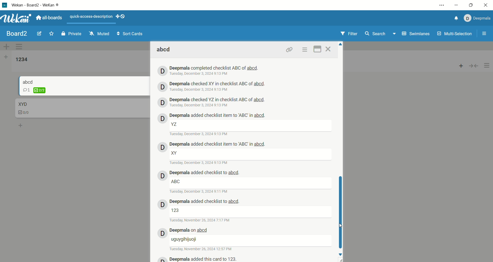 The height and width of the screenshot is (262, 493). What do you see at coordinates (163, 70) in the screenshot?
I see `avatar` at bounding box center [163, 70].